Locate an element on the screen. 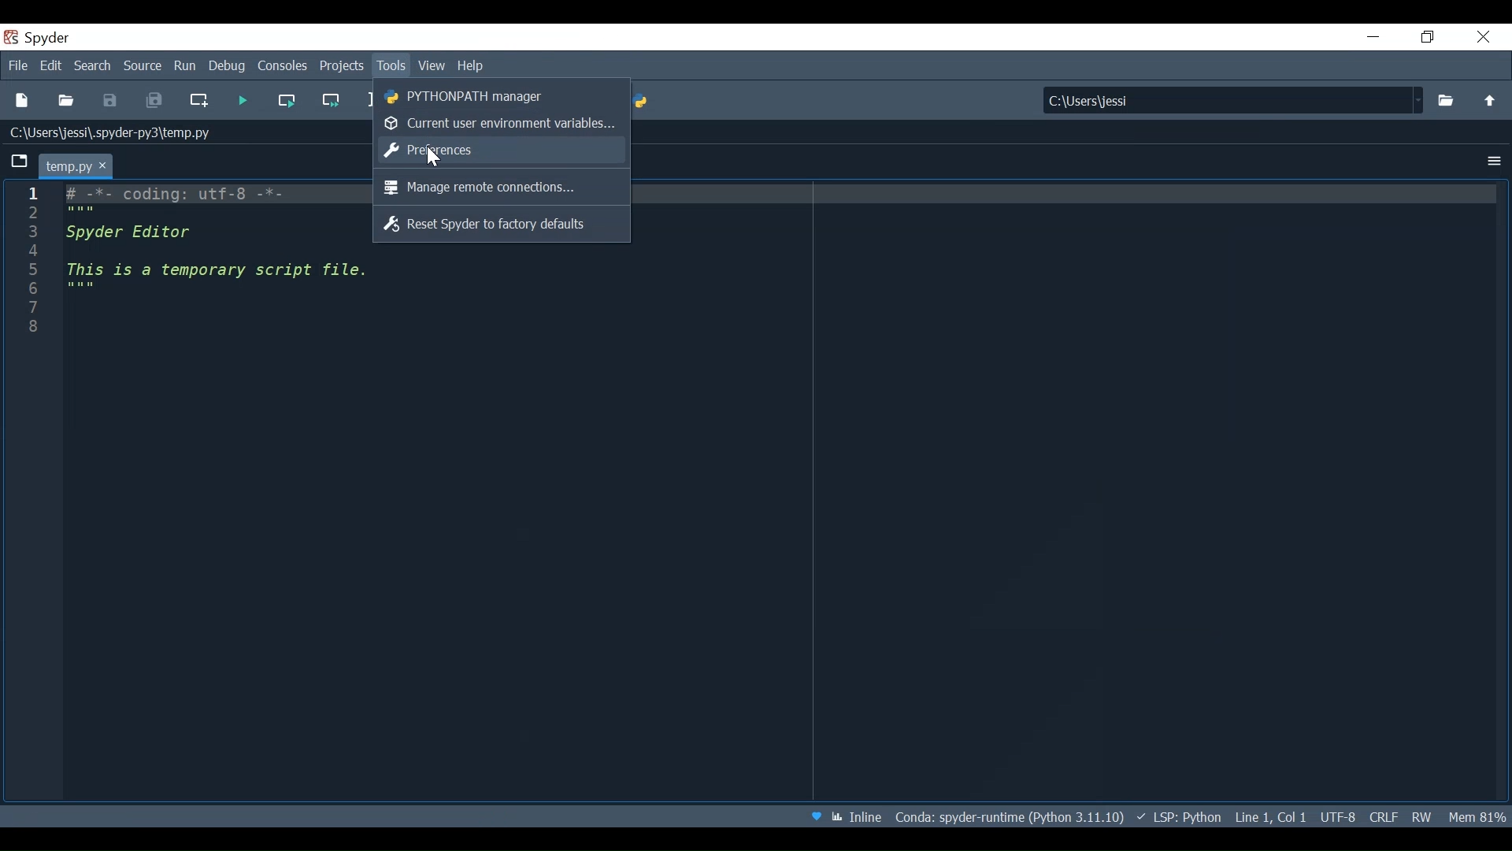  Language is located at coordinates (1177, 816).